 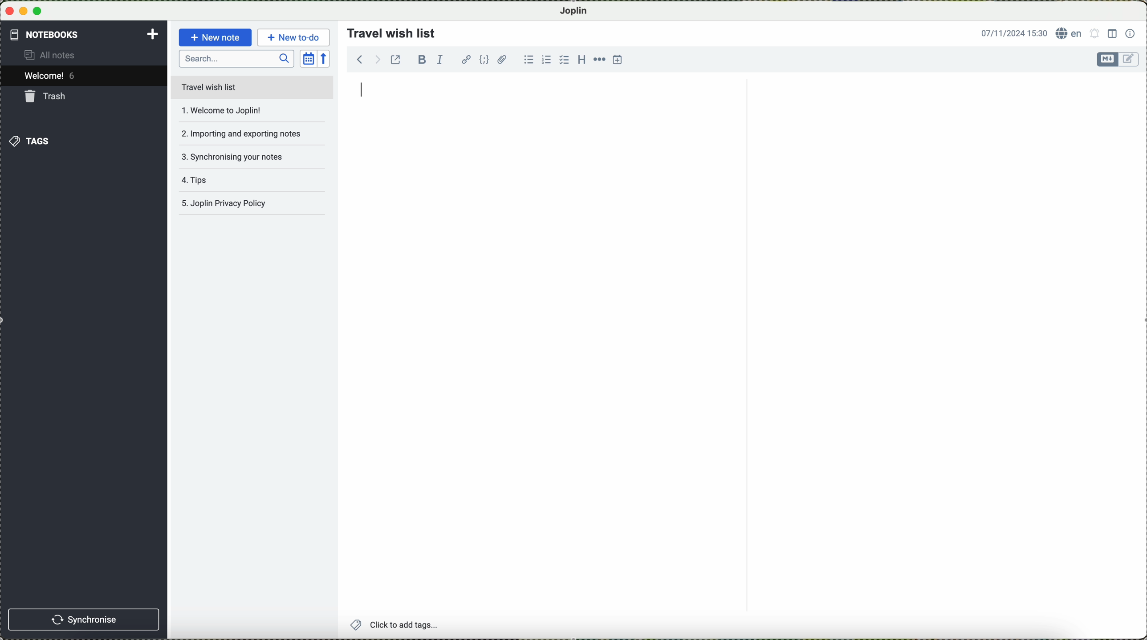 I want to click on trash, so click(x=47, y=96).